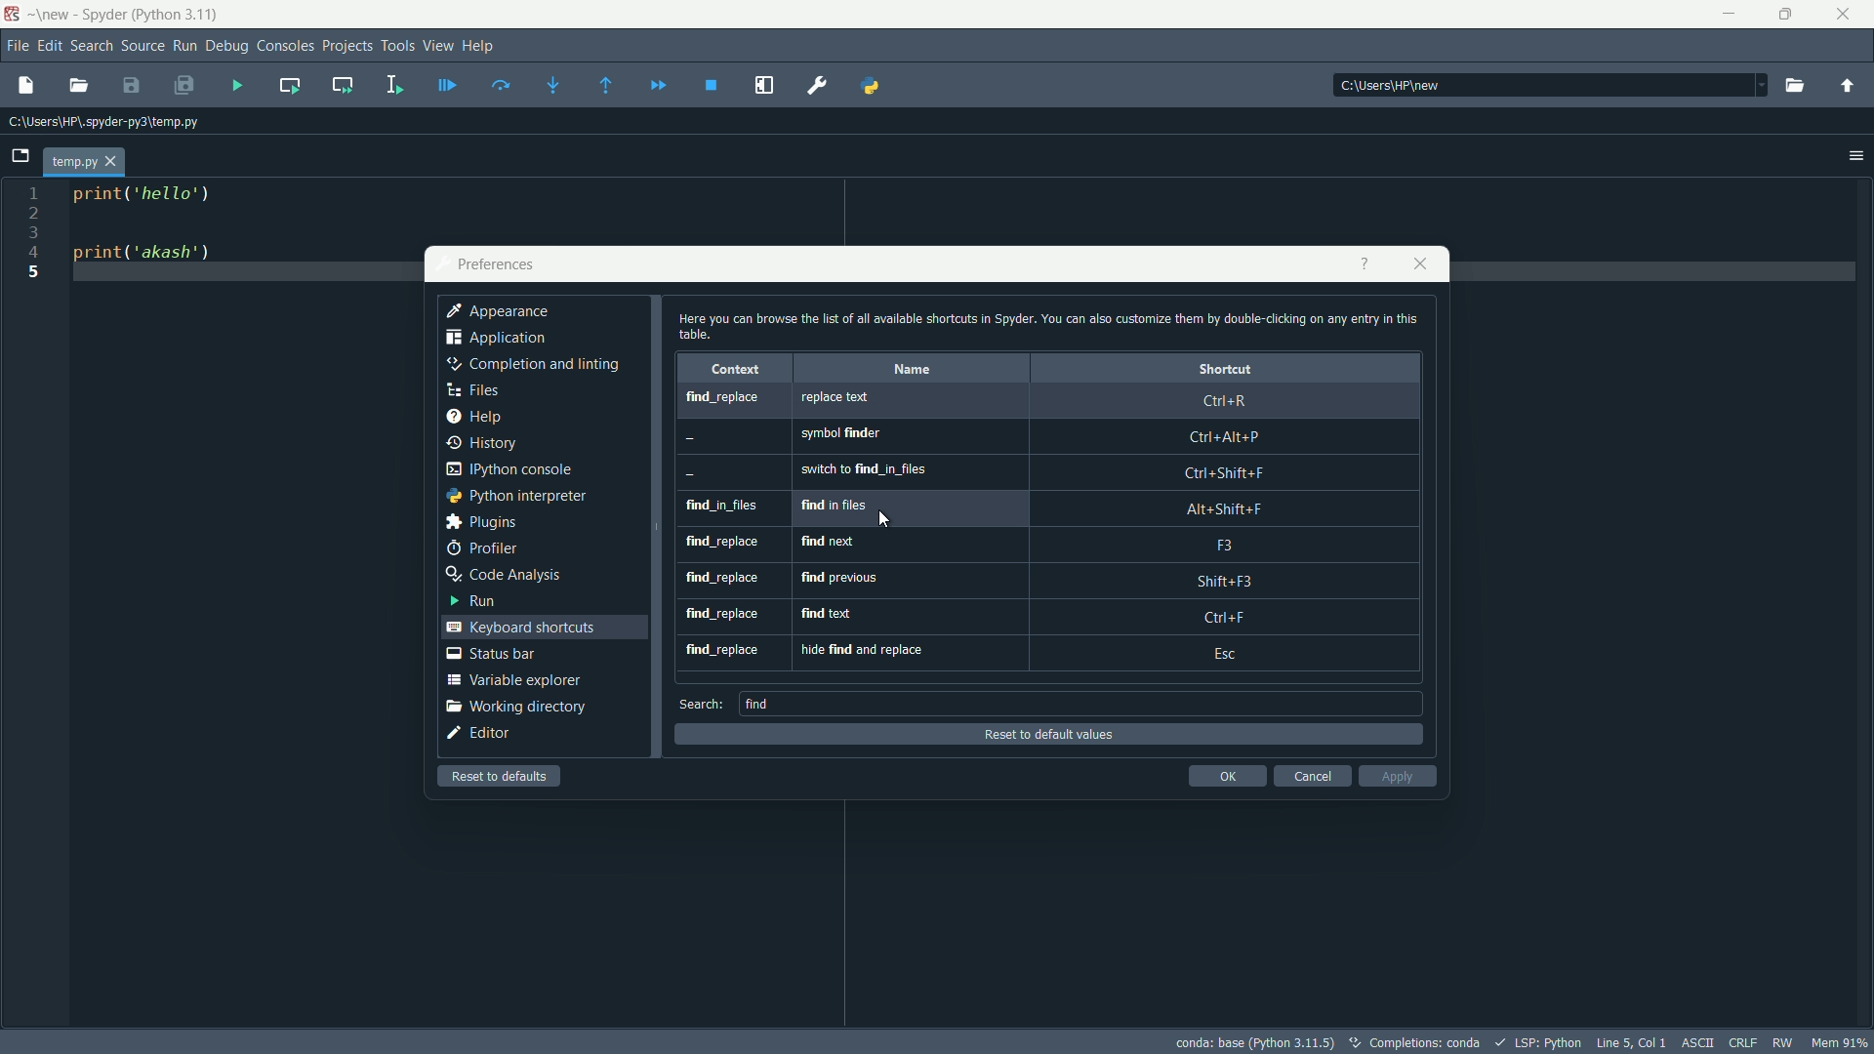  What do you see at coordinates (50, 48) in the screenshot?
I see `edit menu` at bounding box center [50, 48].